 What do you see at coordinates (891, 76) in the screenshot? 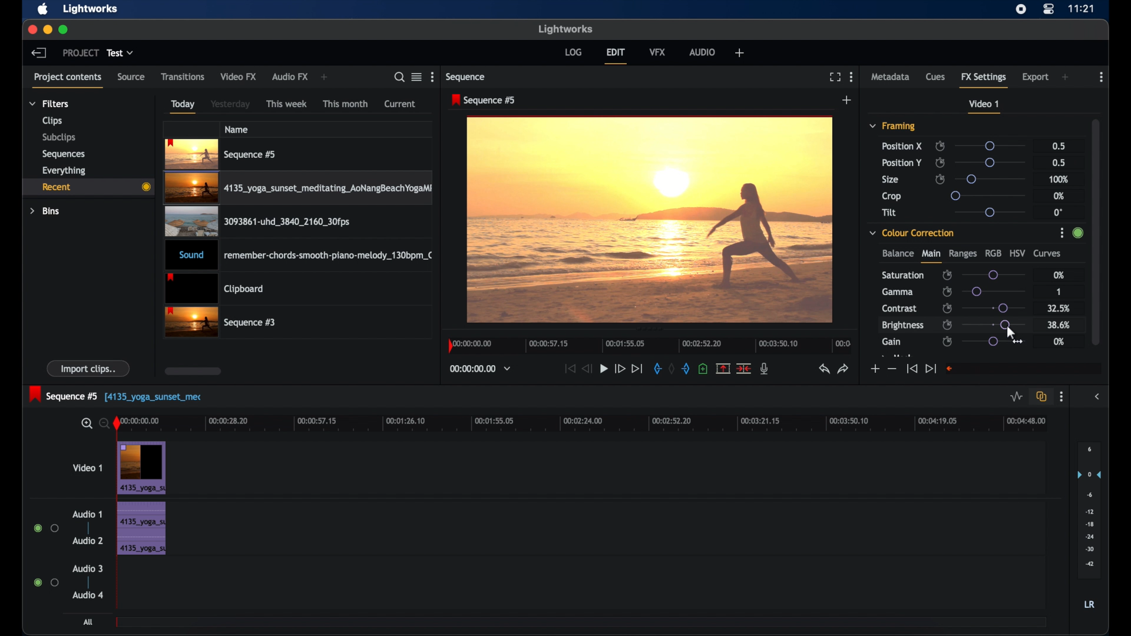
I see `metadata` at bounding box center [891, 76].